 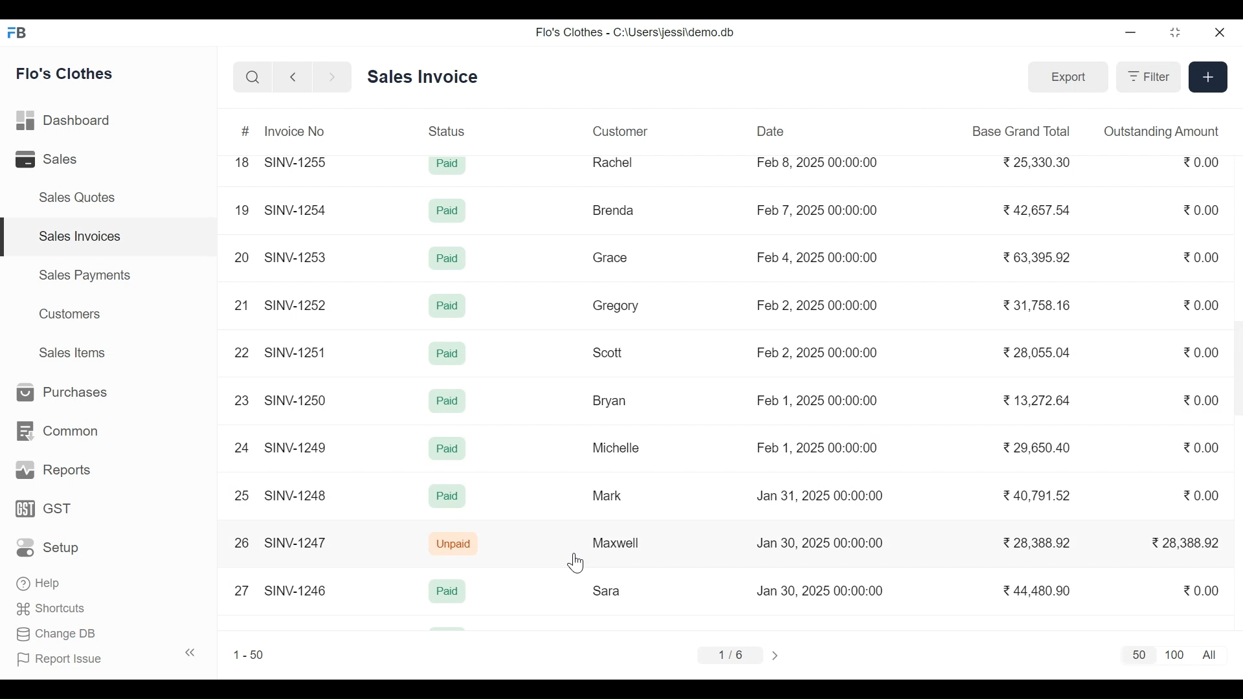 What do you see at coordinates (1161, 131) in the screenshot?
I see `Outstanding Amount` at bounding box center [1161, 131].